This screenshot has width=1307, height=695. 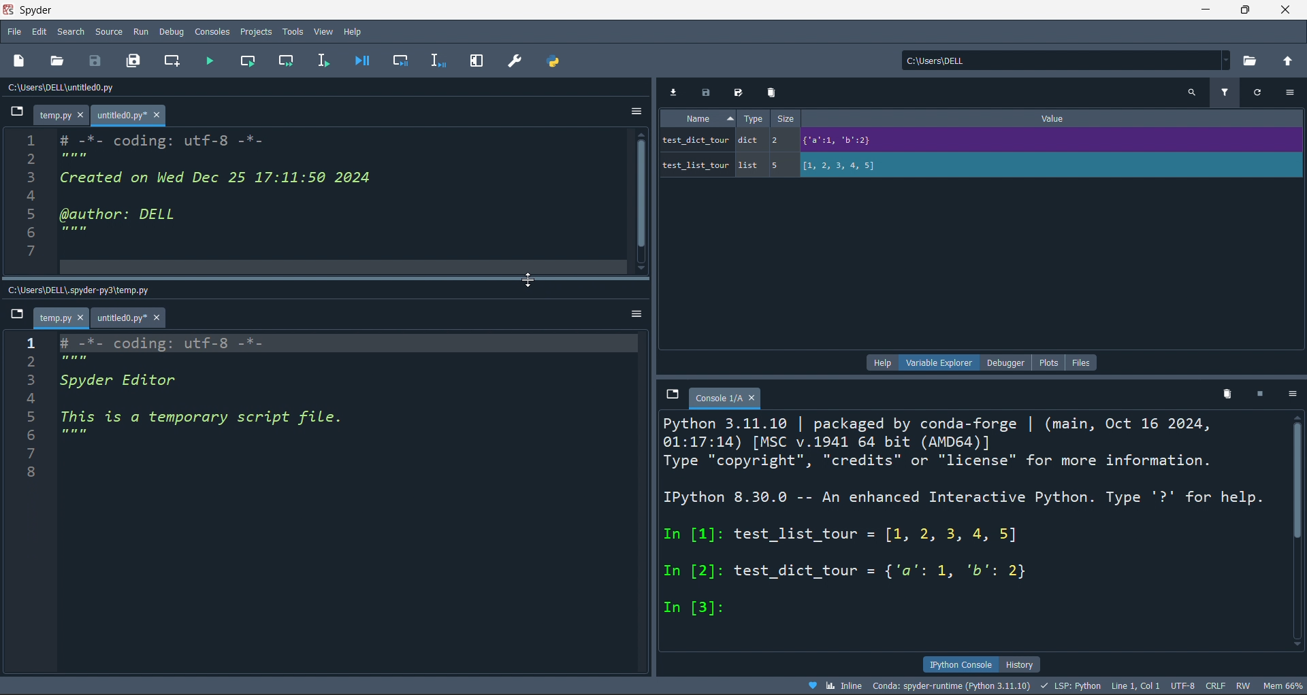 I want to click on history, so click(x=1023, y=663).